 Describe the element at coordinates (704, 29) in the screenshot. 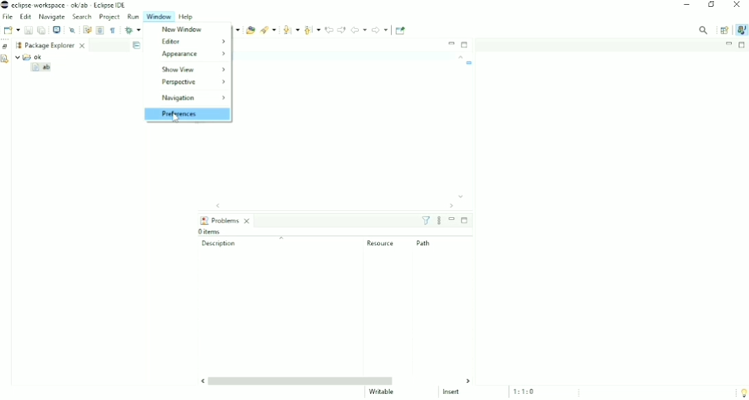

I see `Access commands and other items` at that location.